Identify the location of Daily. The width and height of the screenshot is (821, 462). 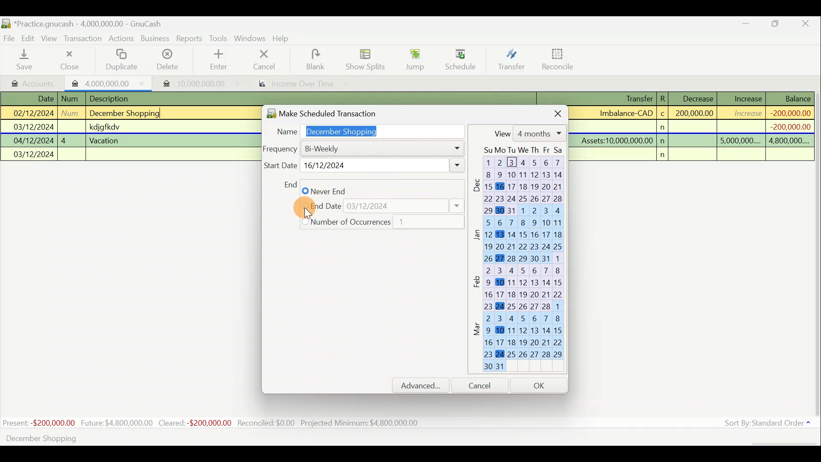
(343, 148).